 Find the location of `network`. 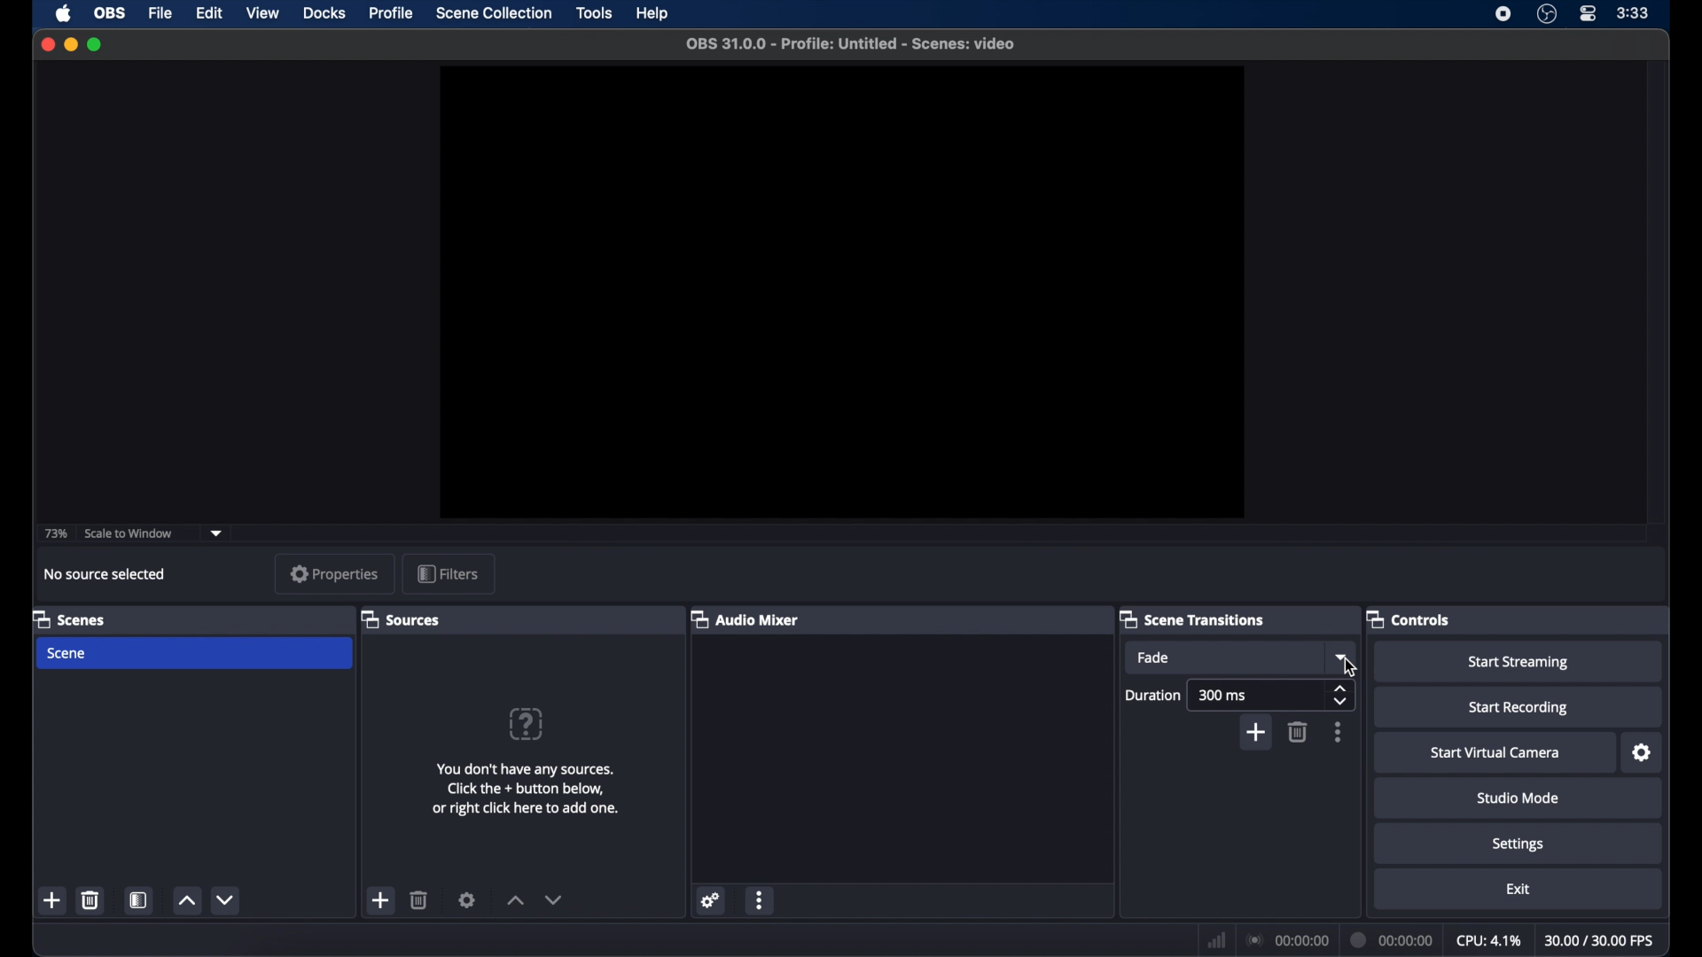

network is located at coordinates (1217, 940).